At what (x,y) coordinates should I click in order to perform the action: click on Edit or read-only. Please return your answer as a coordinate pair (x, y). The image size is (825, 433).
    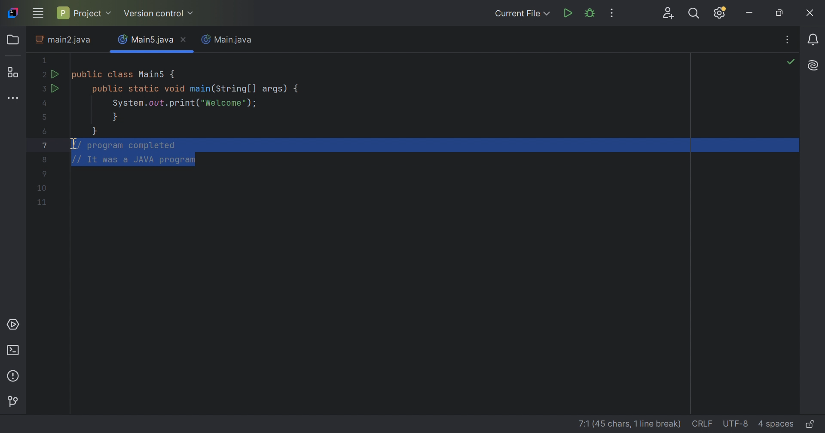
    Looking at the image, I should click on (813, 424).